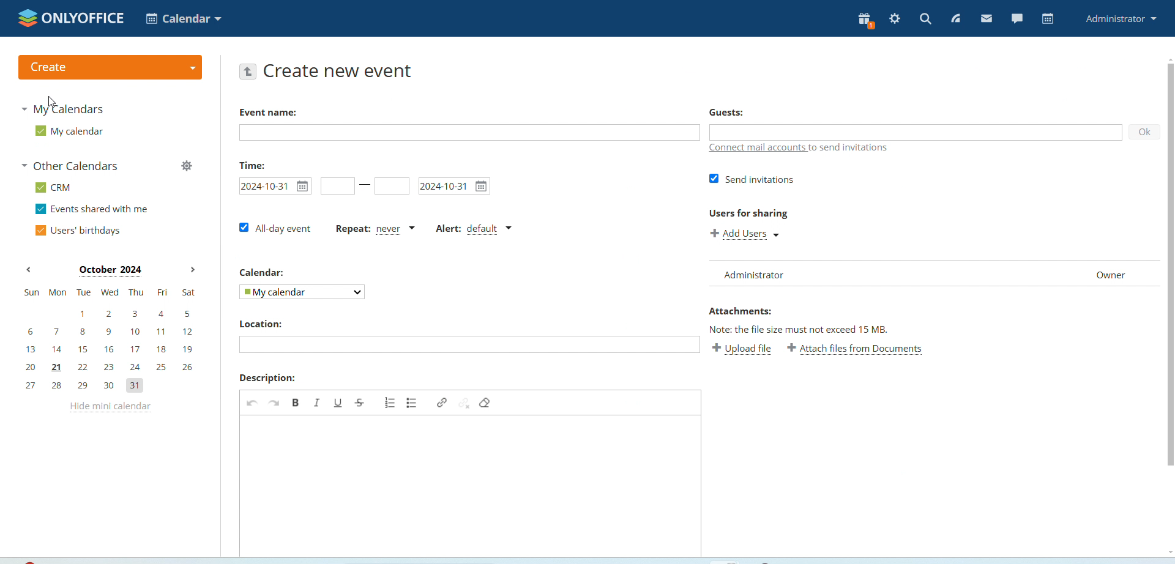 This screenshot has width=1175, height=564. Describe the element at coordinates (469, 345) in the screenshot. I see `edit location` at that location.